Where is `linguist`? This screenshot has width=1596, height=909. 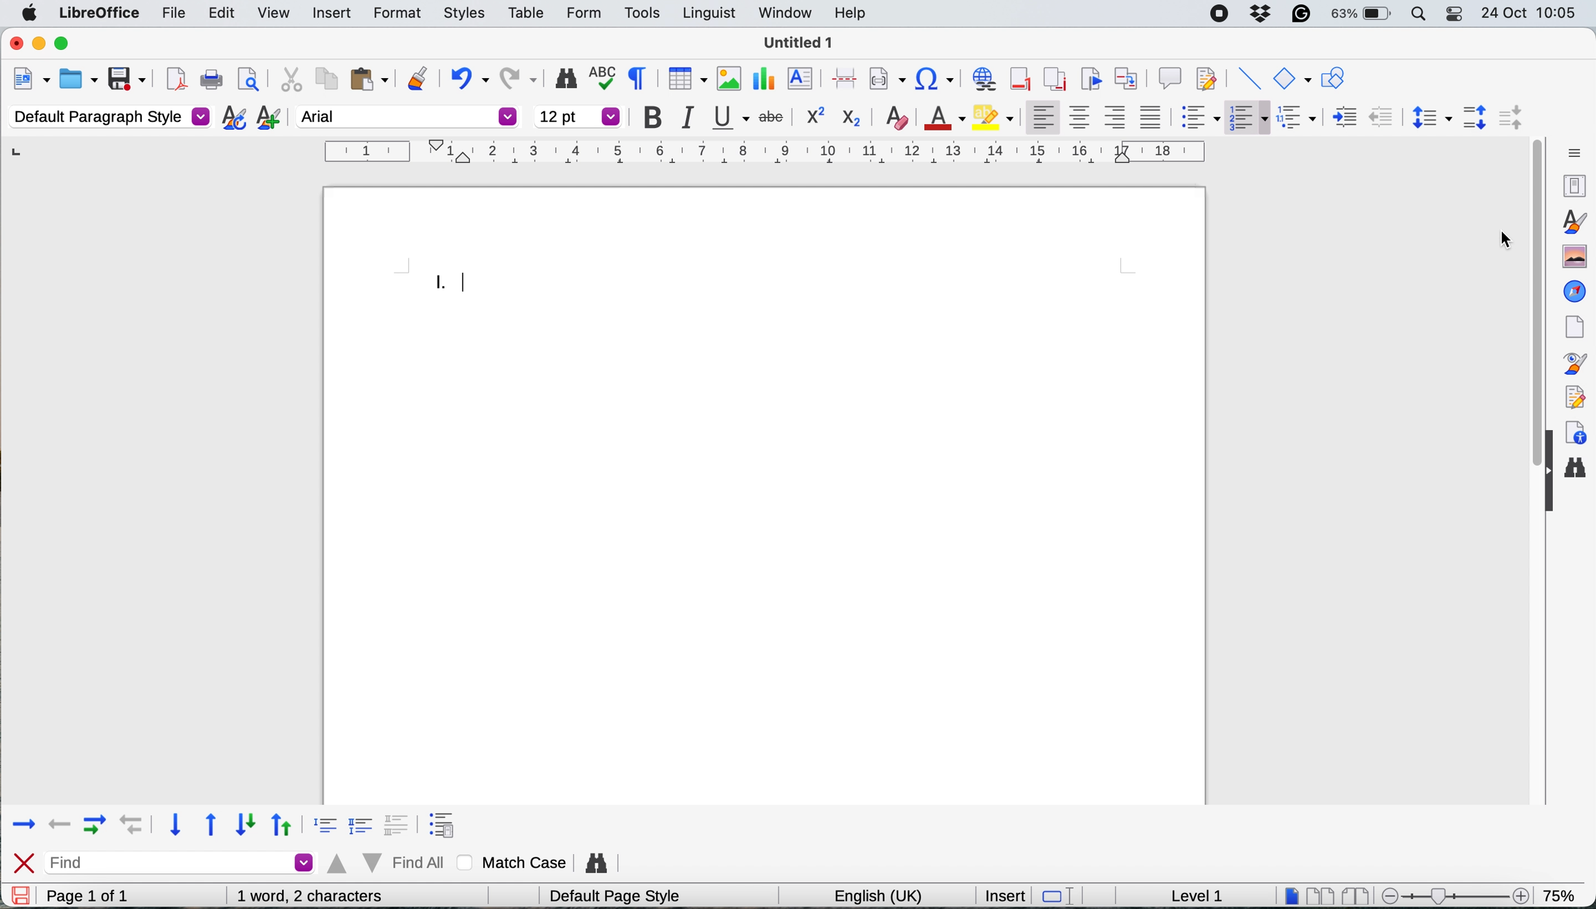
linguist is located at coordinates (707, 14).